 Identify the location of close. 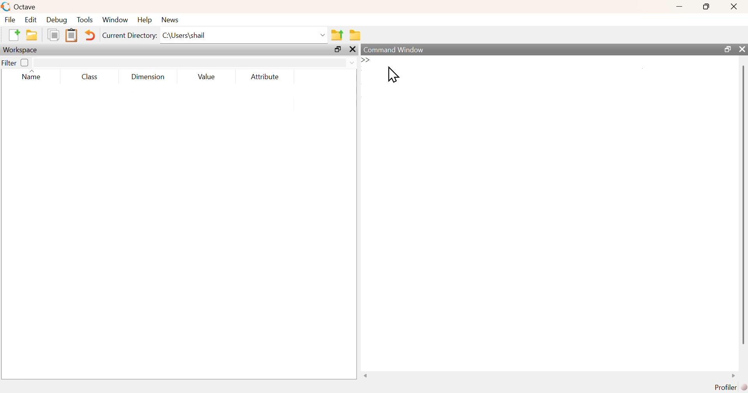
(742, 50).